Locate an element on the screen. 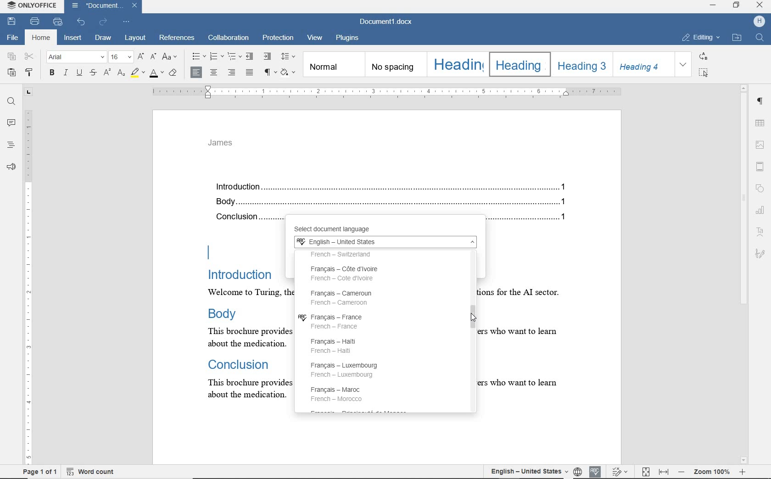  align left is located at coordinates (196, 72).